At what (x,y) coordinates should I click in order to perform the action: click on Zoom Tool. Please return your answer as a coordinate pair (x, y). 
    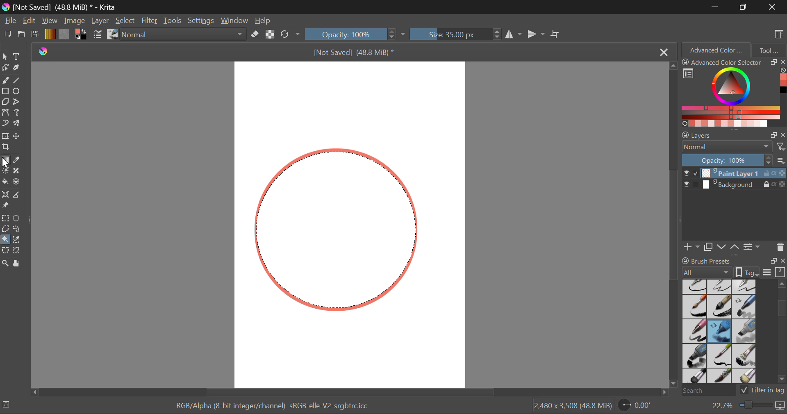
    Looking at the image, I should click on (5, 263).